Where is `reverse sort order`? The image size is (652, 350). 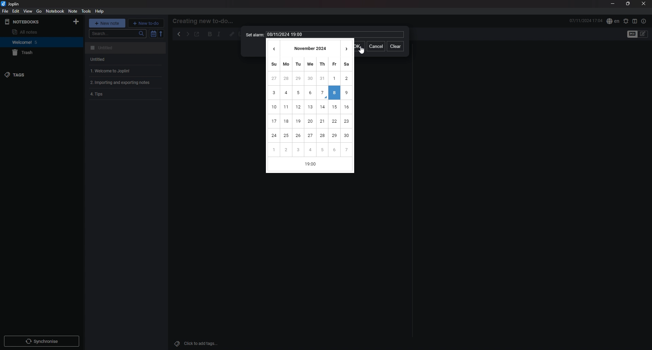
reverse sort order is located at coordinates (161, 34).